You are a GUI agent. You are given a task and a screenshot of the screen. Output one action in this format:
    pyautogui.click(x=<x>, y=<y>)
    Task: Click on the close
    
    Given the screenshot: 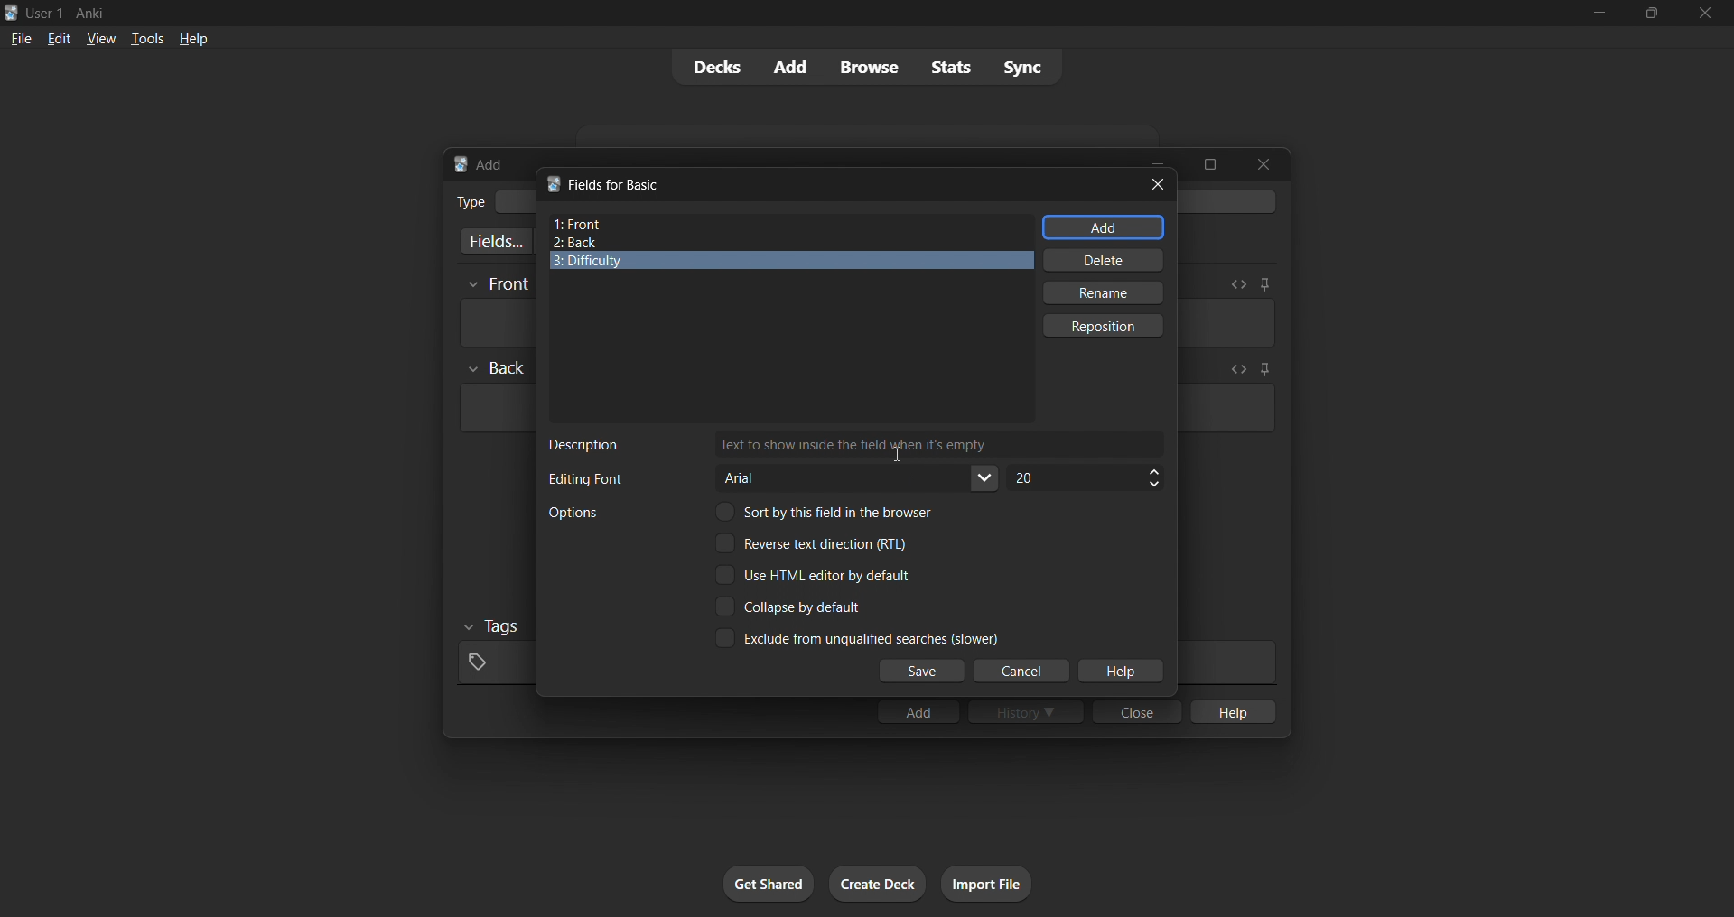 What is the action you would take?
    pyautogui.click(x=1705, y=14)
    